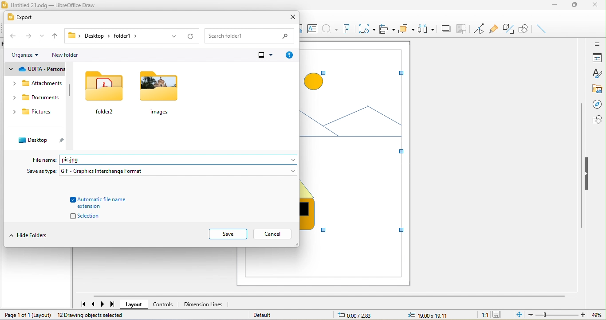  I want to click on shadow, so click(446, 29).